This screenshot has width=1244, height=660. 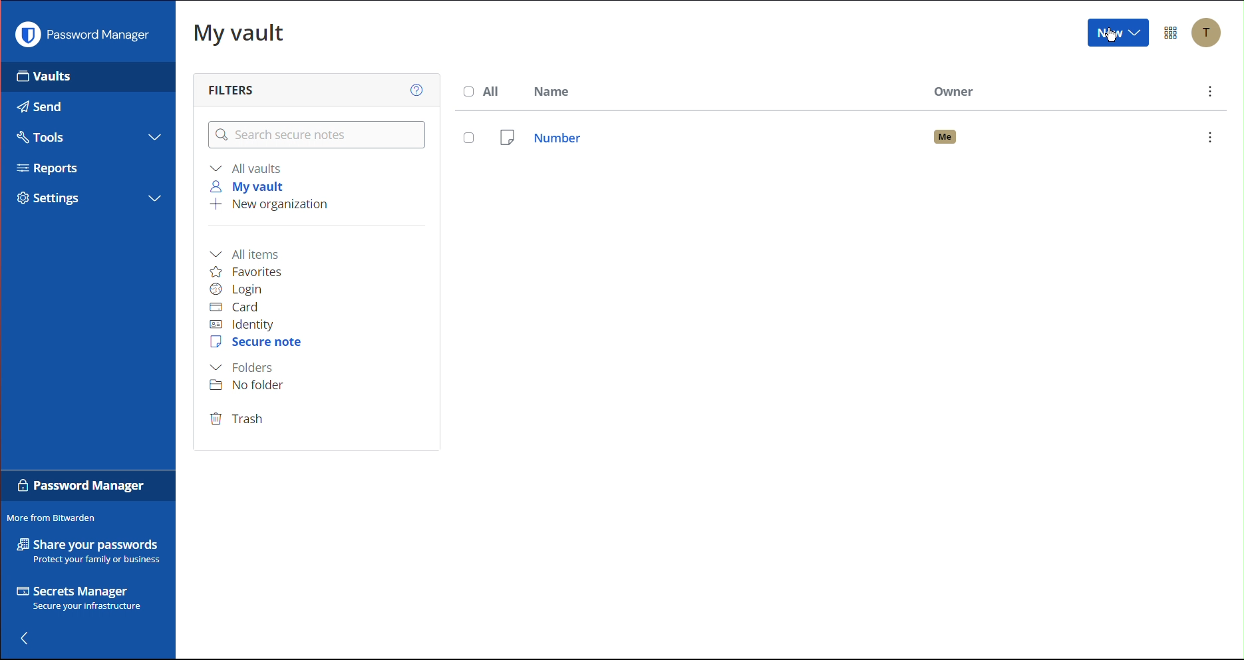 I want to click on Identity, so click(x=242, y=325).